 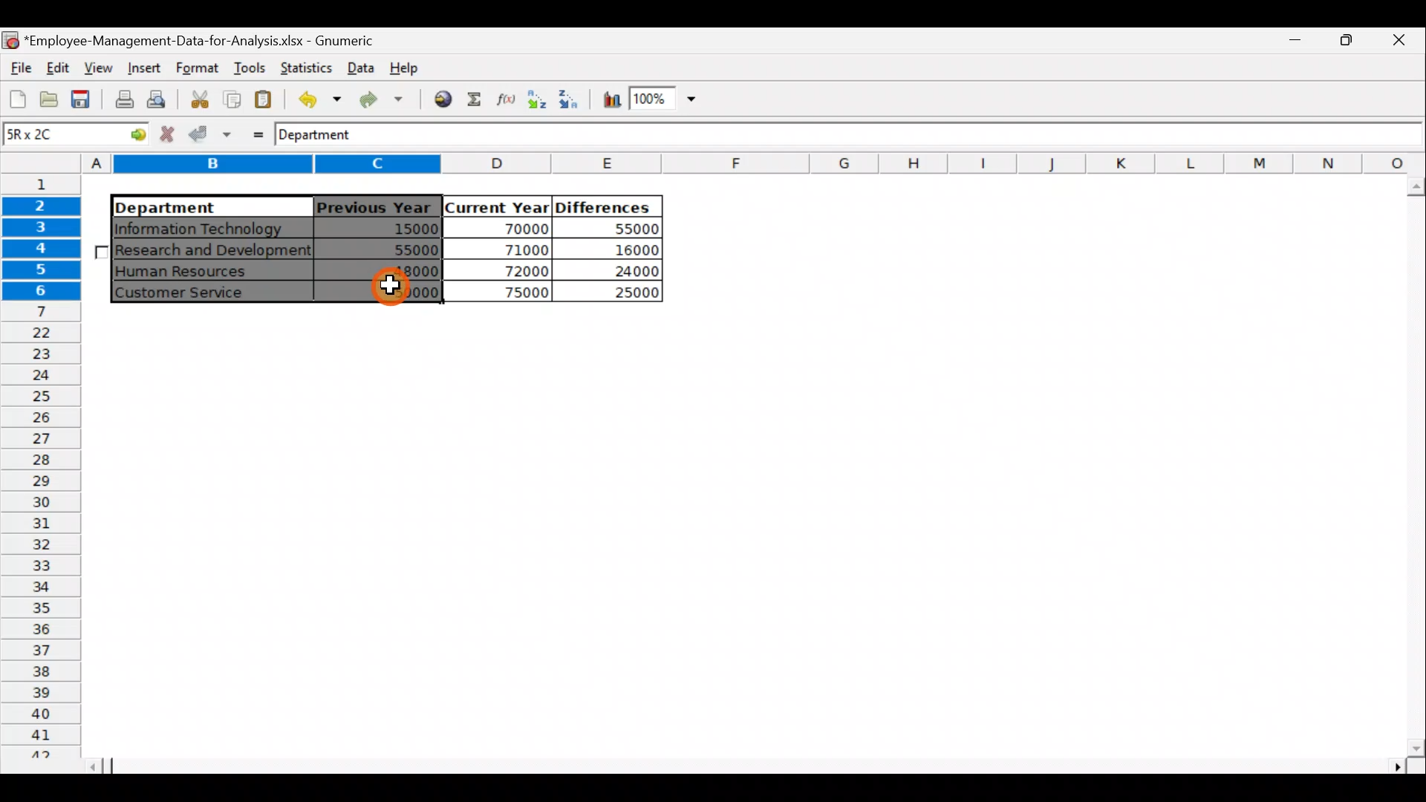 What do you see at coordinates (317, 99) in the screenshot?
I see `Undo last action` at bounding box center [317, 99].